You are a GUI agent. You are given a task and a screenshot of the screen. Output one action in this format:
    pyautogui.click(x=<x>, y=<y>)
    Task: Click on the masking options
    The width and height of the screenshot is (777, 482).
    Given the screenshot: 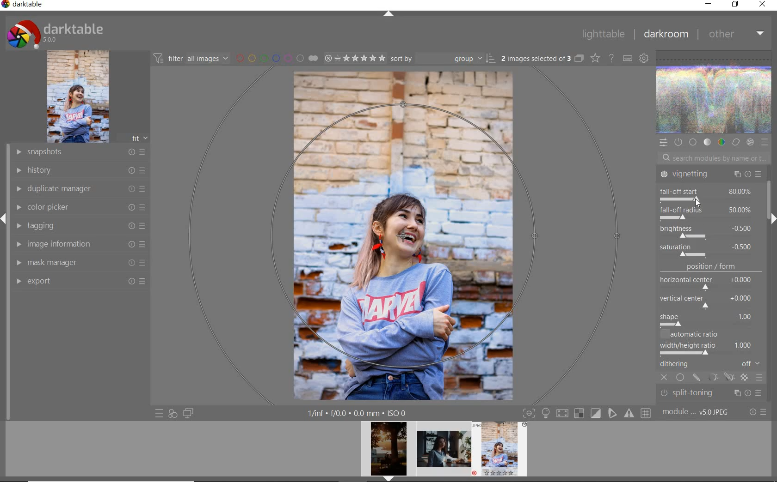 What is the action you would take?
    pyautogui.click(x=720, y=379)
    